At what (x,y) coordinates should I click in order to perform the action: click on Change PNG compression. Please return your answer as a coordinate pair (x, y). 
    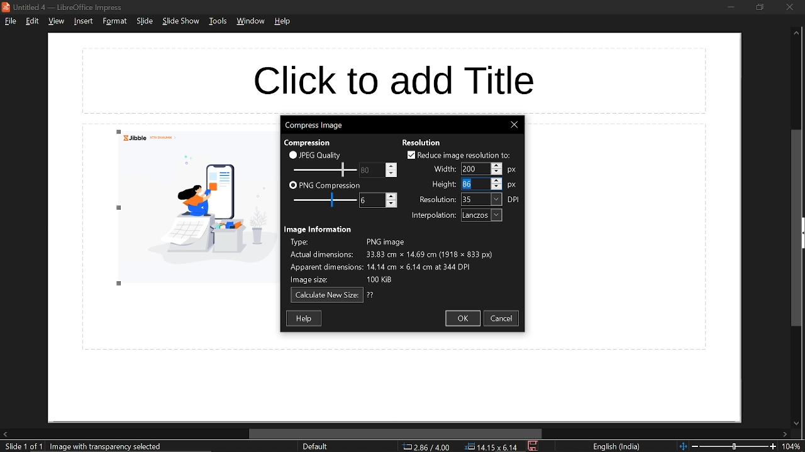
    Looking at the image, I should click on (372, 200).